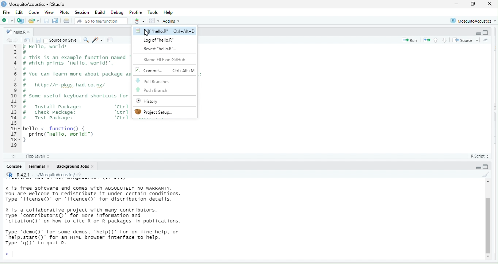 The width and height of the screenshot is (498, 264). I want to click on # Pull Branches, so click(153, 81).